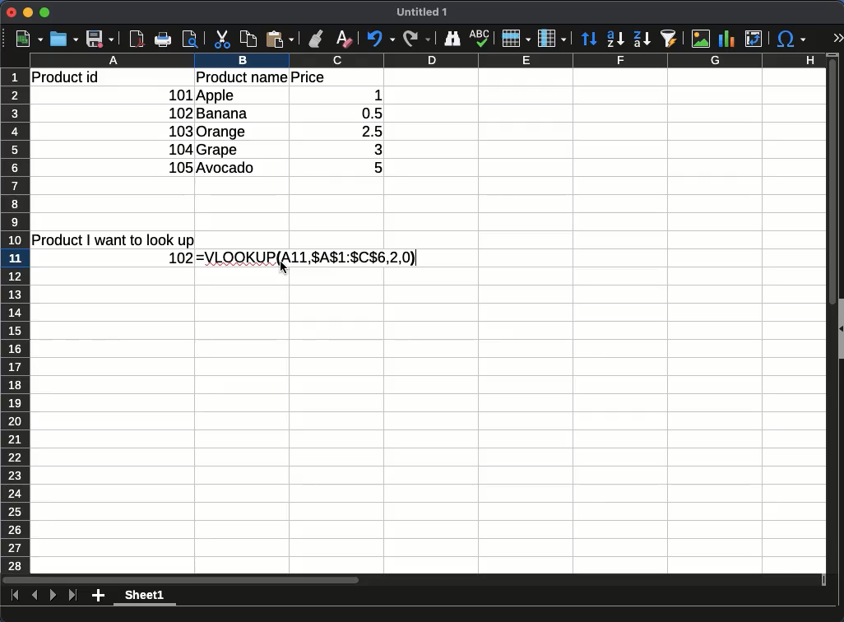  I want to click on previous sheet, so click(35, 596).